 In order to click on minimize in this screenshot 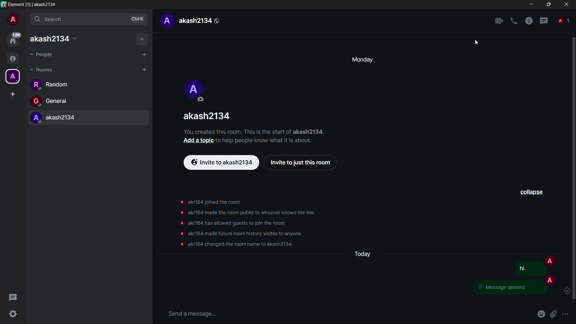, I will do `click(532, 4)`.